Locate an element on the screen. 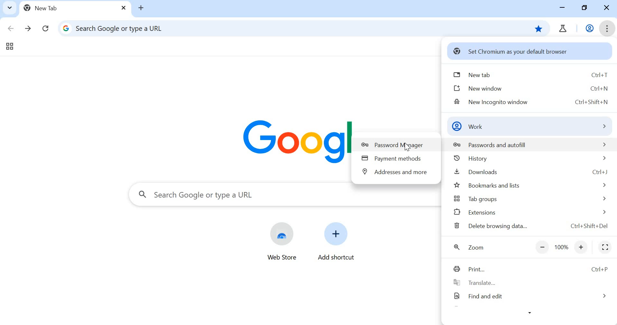  Print is located at coordinates (529, 267).